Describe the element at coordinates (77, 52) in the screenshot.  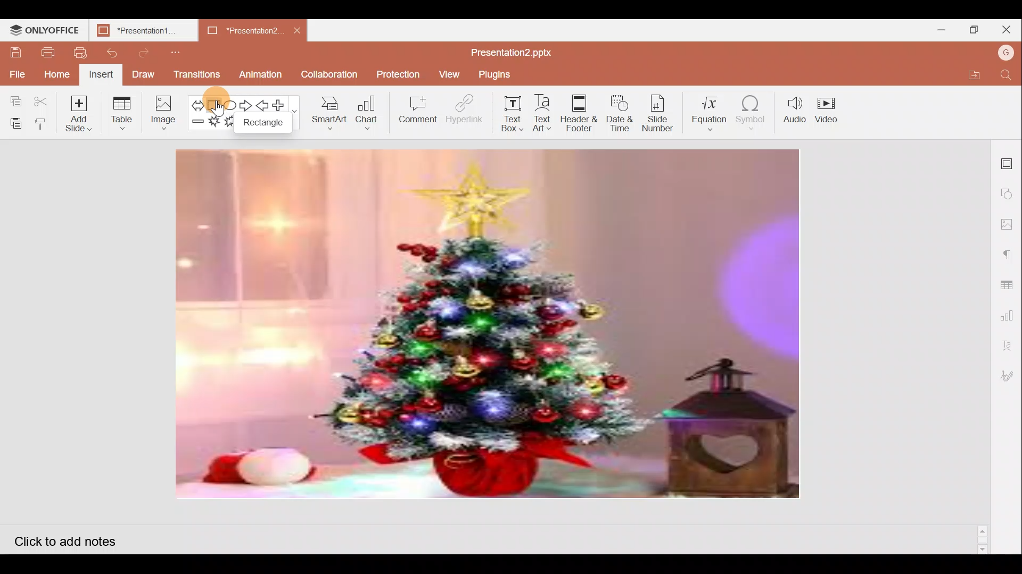
I see `Quick print` at that location.